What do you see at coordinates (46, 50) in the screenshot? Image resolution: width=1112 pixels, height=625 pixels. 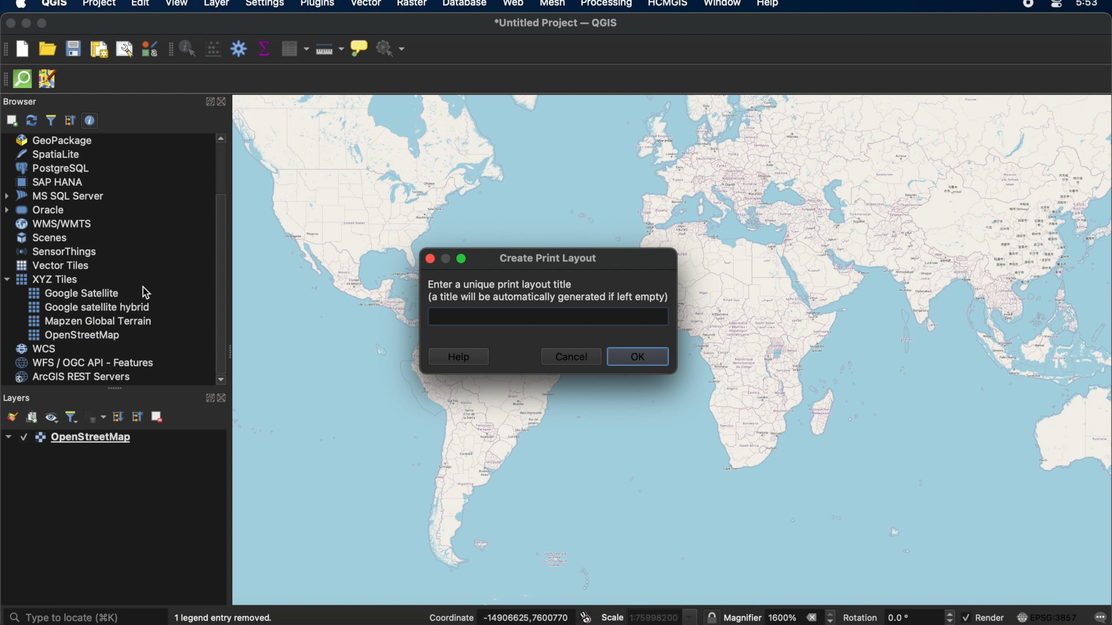 I see `open project` at bounding box center [46, 50].